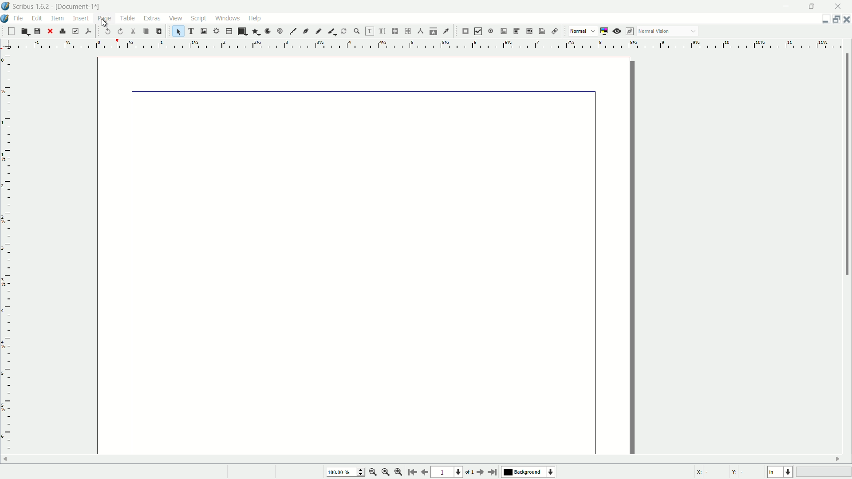  What do you see at coordinates (502, 31) in the screenshot?
I see `pdf text field` at bounding box center [502, 31].